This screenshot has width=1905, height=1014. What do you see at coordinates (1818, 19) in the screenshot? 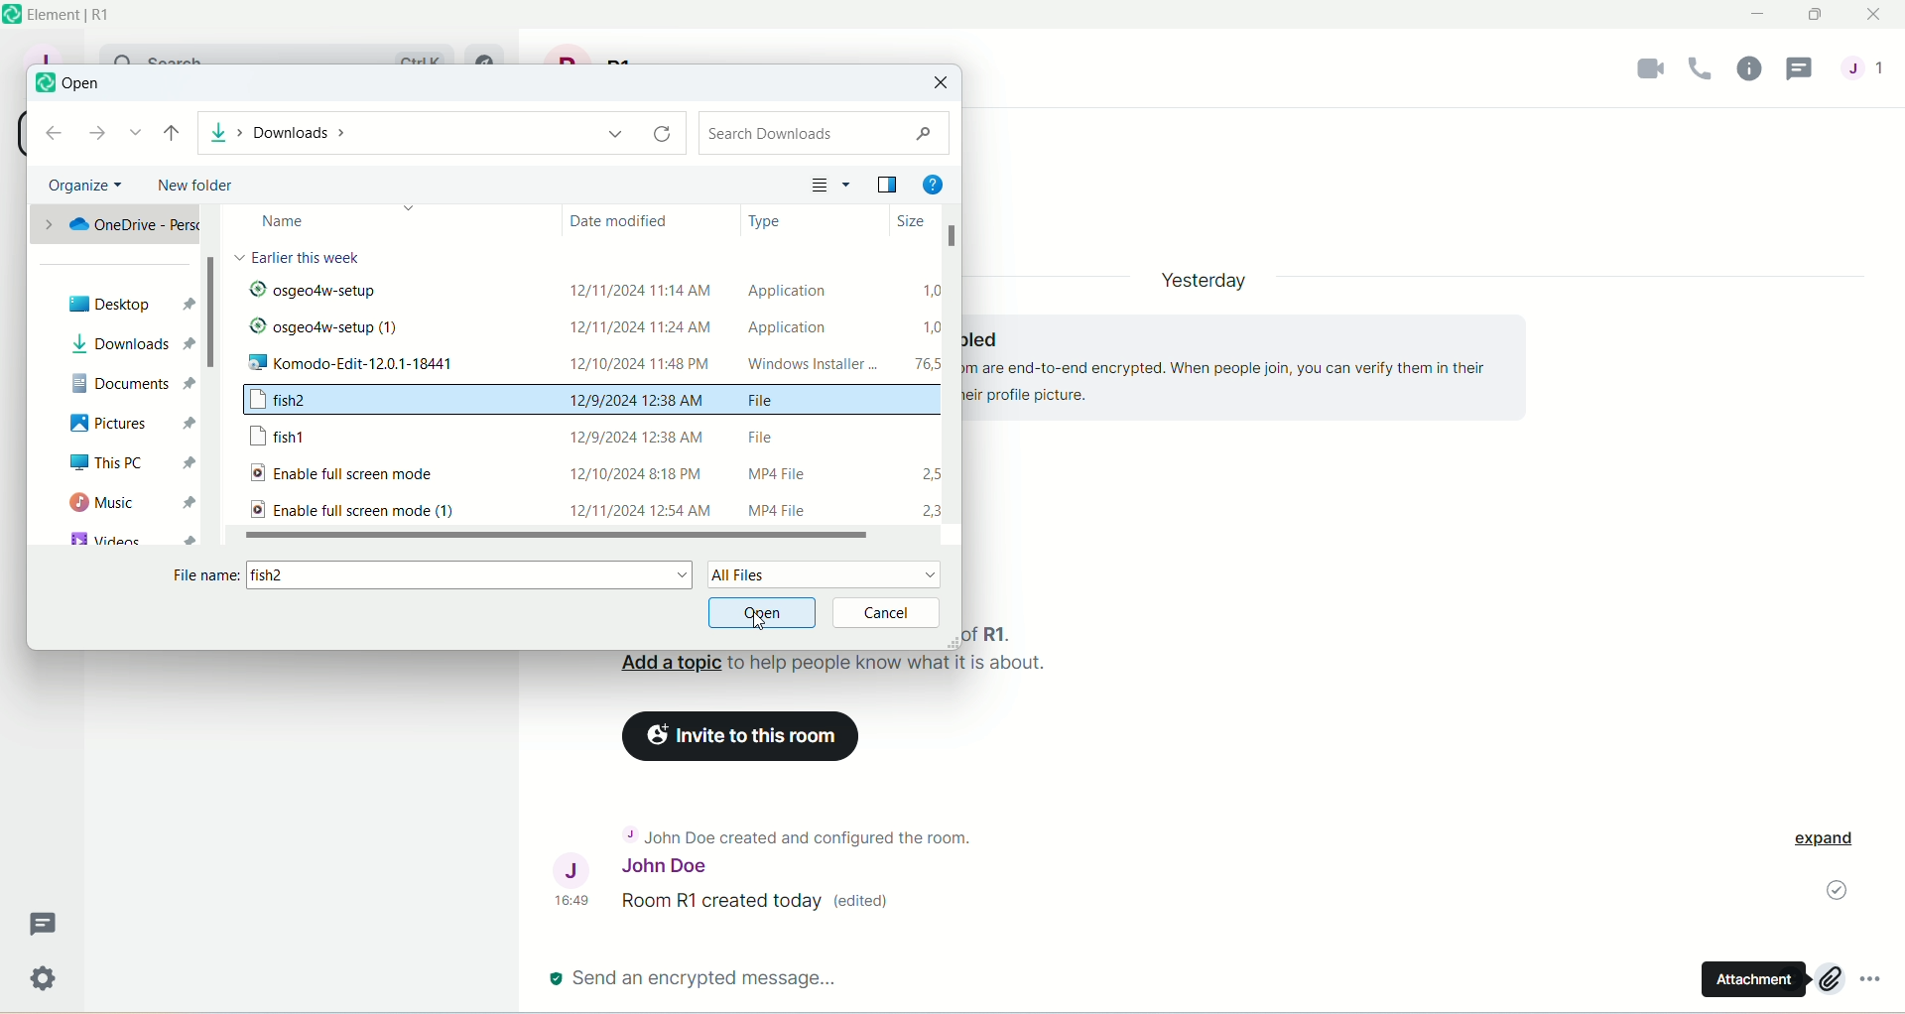
I see `maximize` at bounding box center [1818, 19].